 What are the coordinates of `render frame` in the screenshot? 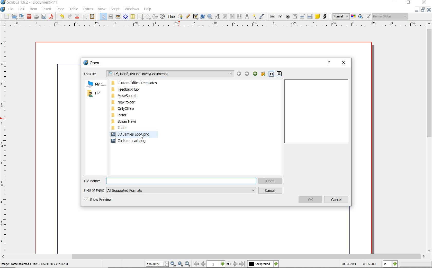 It's located at (125, 16).